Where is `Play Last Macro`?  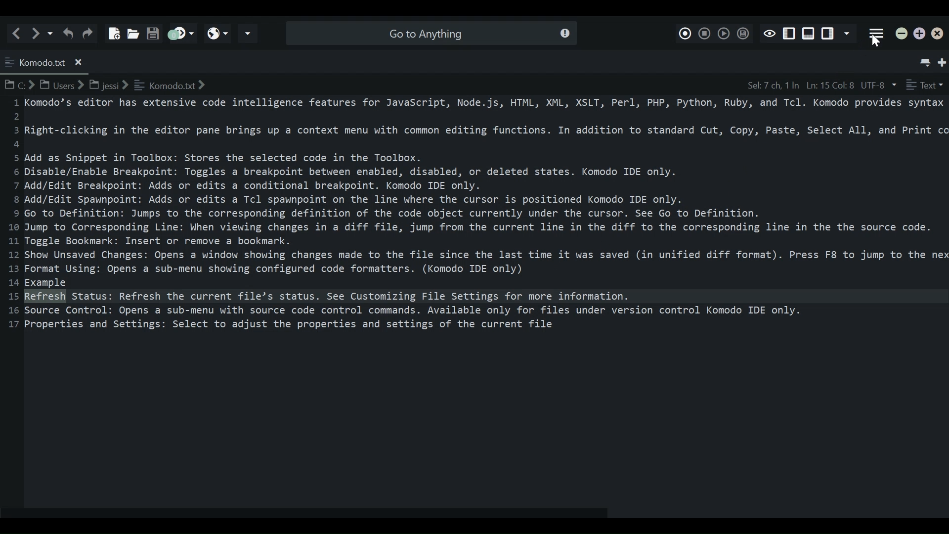
Play Last Macro is located at coordinates (723, 33).